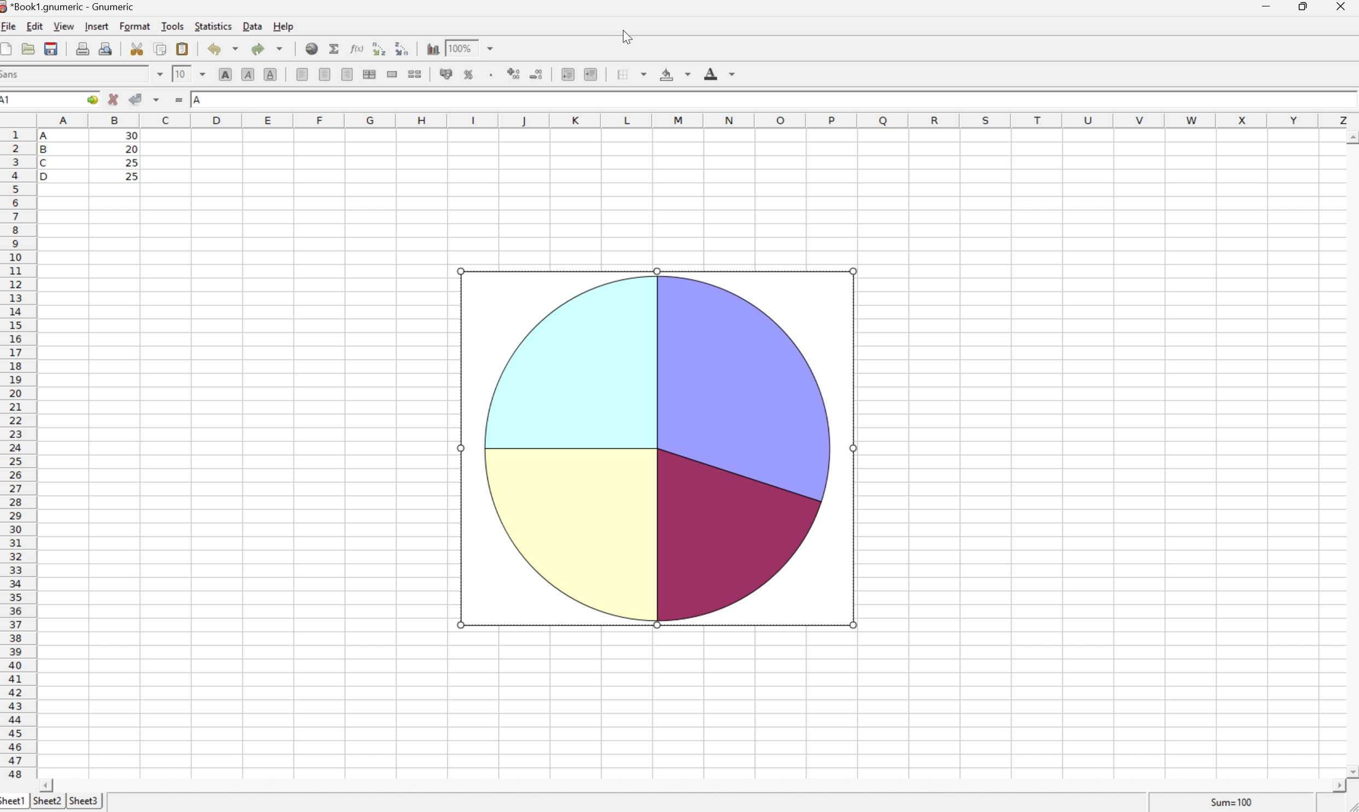 The width and height of the screenshot is (1359, 812). What do you see at coordinates (13, 100) in the screenshot?
I see `A1` at bounding box center [13, 100].